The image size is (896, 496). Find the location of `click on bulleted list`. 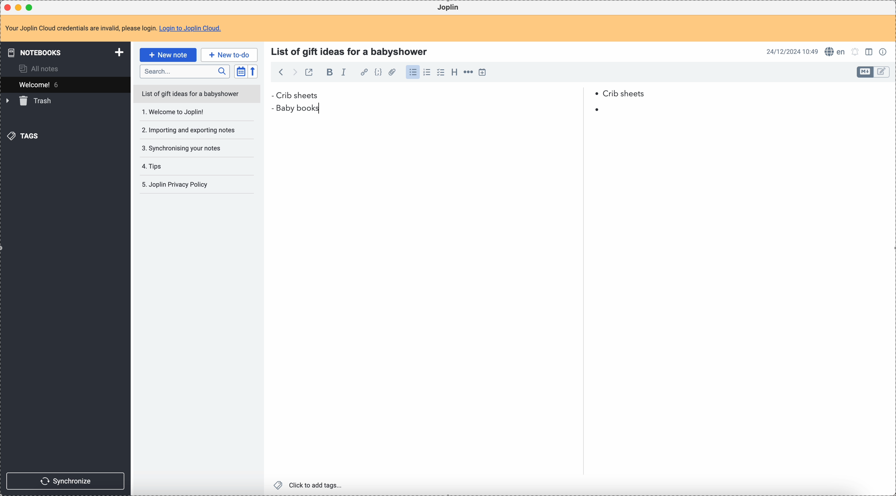

click on bulleted list is located at coordinates (415, 73).